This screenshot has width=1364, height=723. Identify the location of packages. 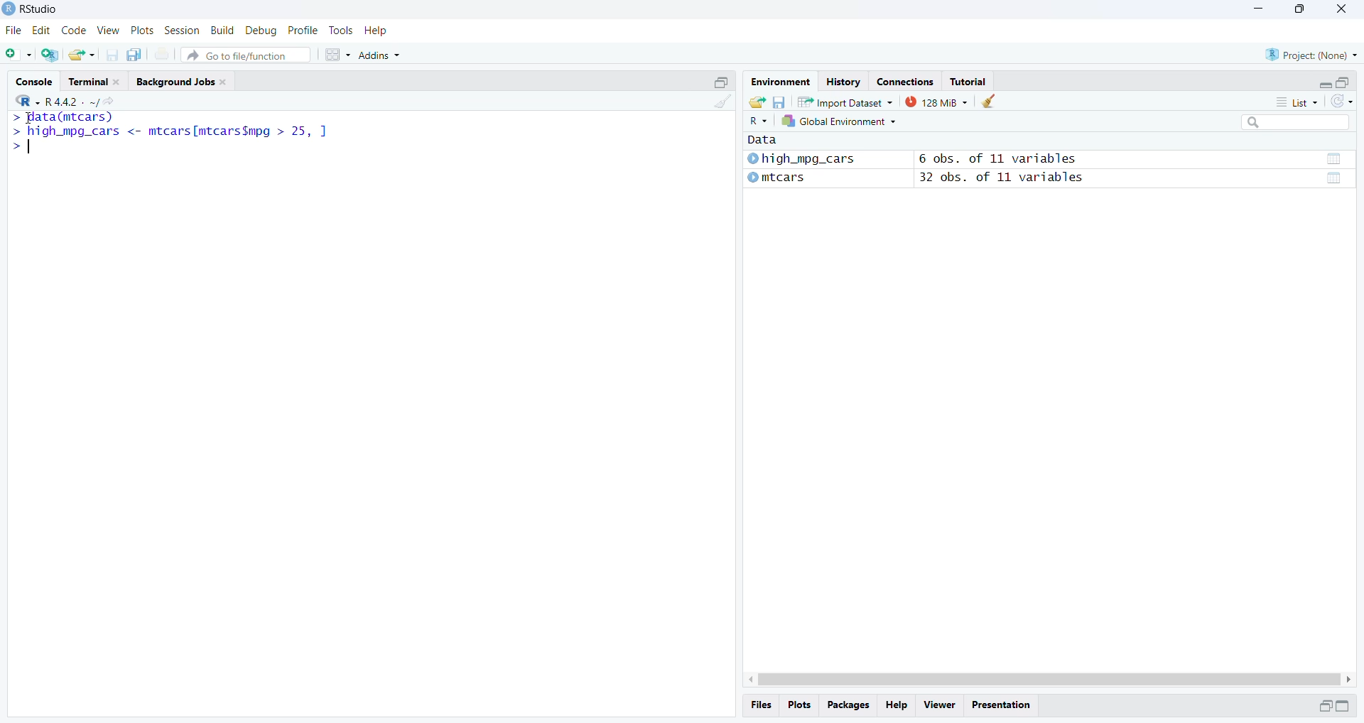
(847, 706).